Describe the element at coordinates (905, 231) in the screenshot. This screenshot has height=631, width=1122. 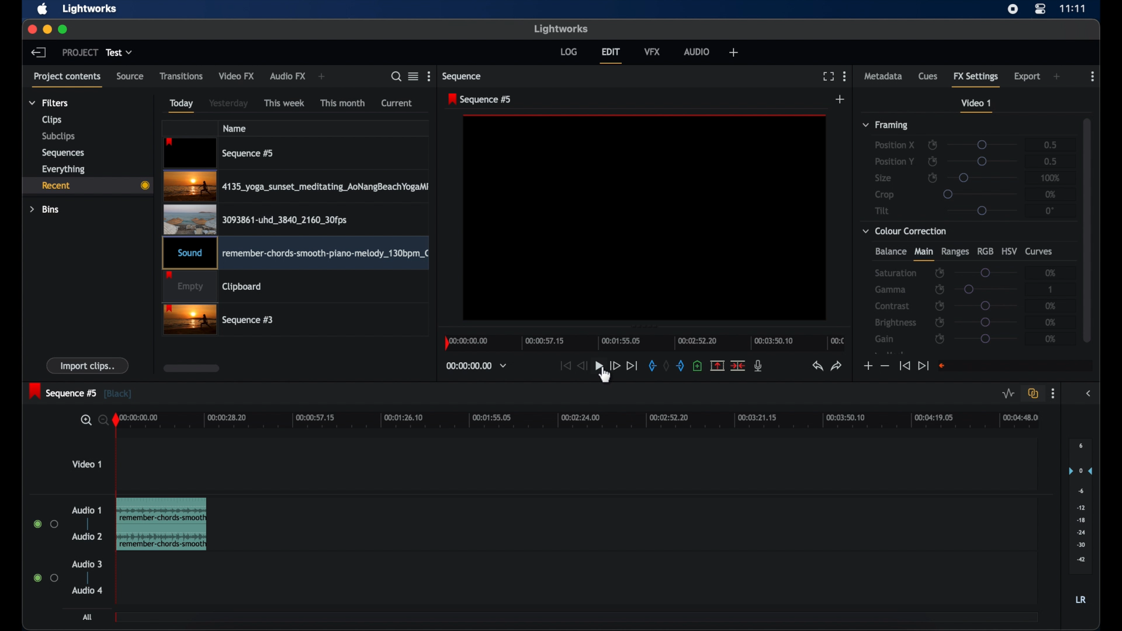
I see `color correction` at that location.